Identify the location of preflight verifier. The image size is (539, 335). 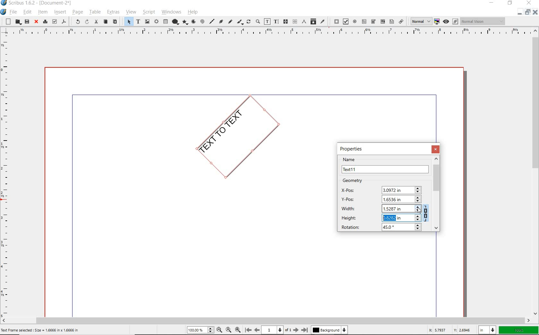
(54, 22).